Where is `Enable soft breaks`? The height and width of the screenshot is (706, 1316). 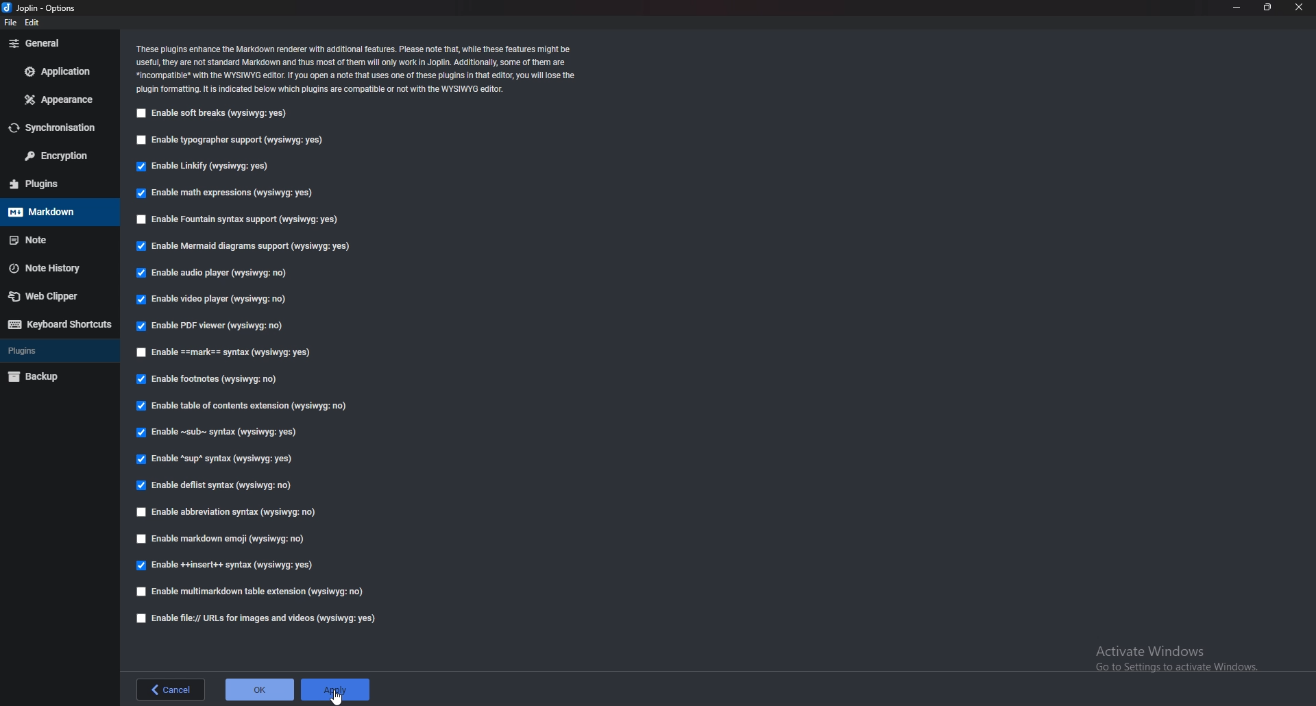
Enable soft breaks is located at coordinates (213, 114).